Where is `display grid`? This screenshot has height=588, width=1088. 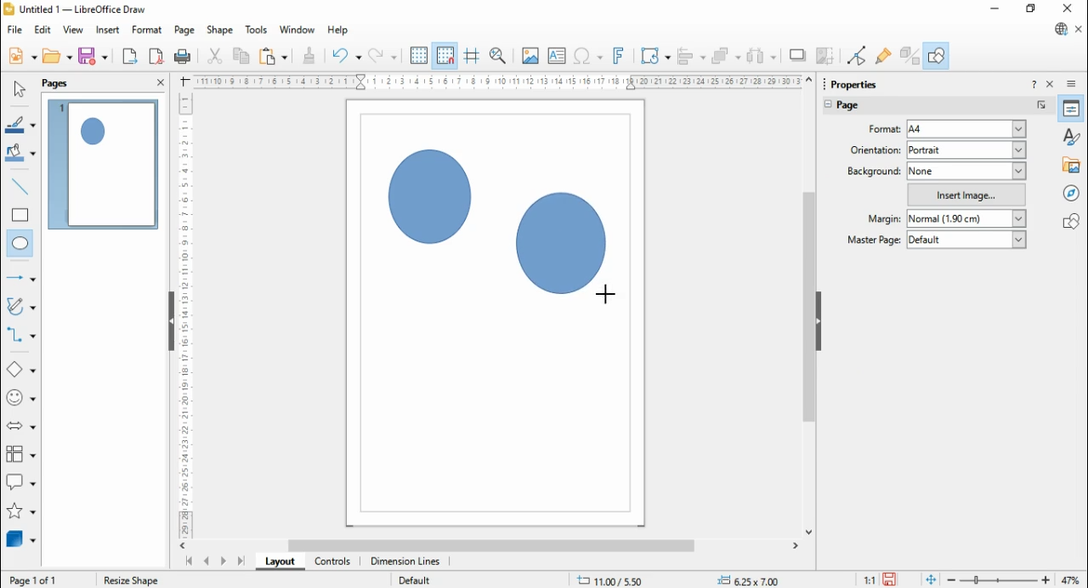
display grid is located at coordinates (418, 56).